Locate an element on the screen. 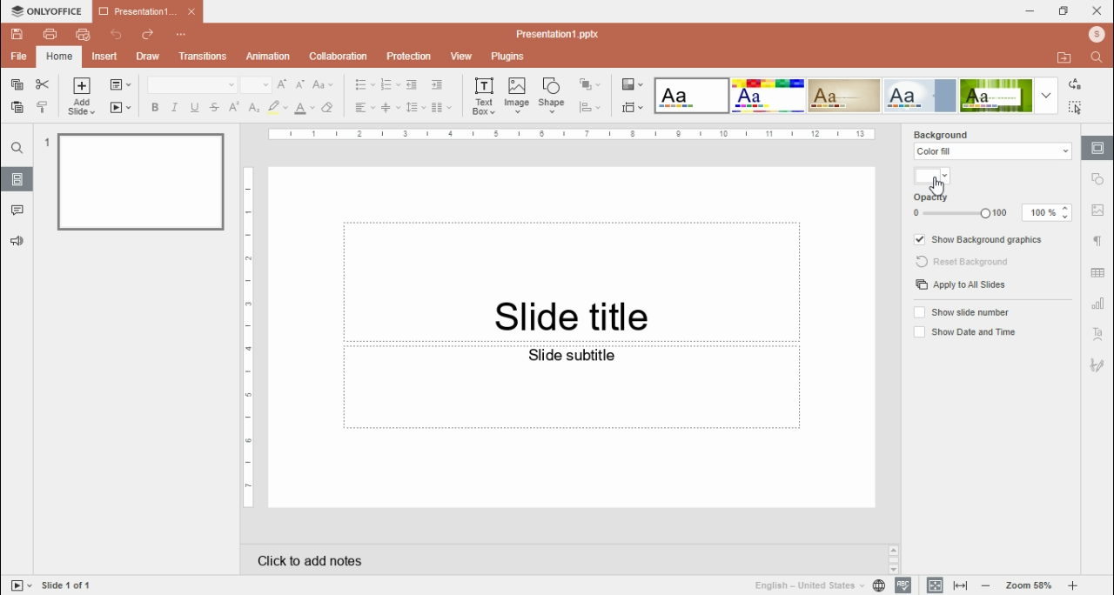 Image resolution: width=1114 pixels, height=595 pixels. insert columns is located at coordinates (441, 108).